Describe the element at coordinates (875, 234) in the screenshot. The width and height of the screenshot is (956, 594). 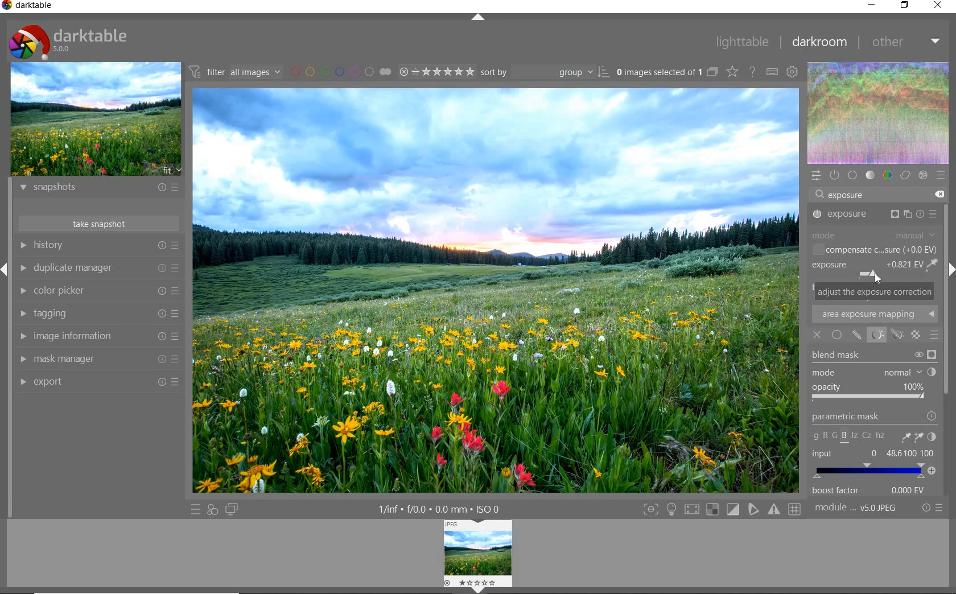
I see `MODE` at that location.